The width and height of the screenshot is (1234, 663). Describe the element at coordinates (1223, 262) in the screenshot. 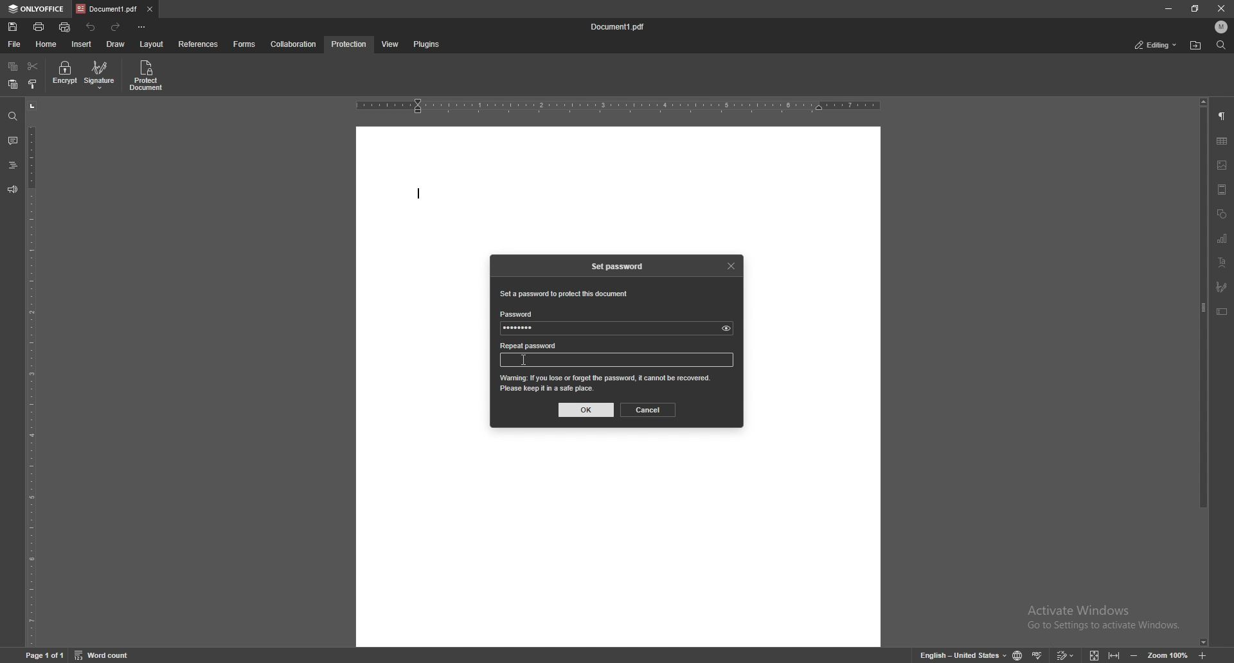

I see `text art` at that location.